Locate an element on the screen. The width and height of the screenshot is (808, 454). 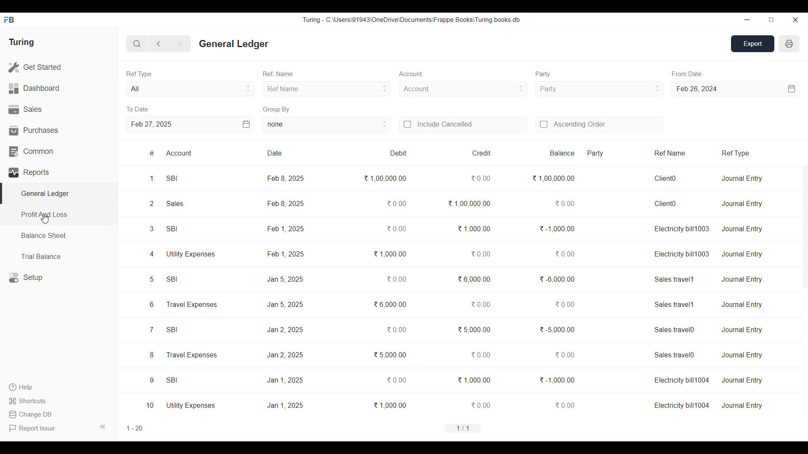
Jan 1, 2025 is located at coordinates (285, 380).